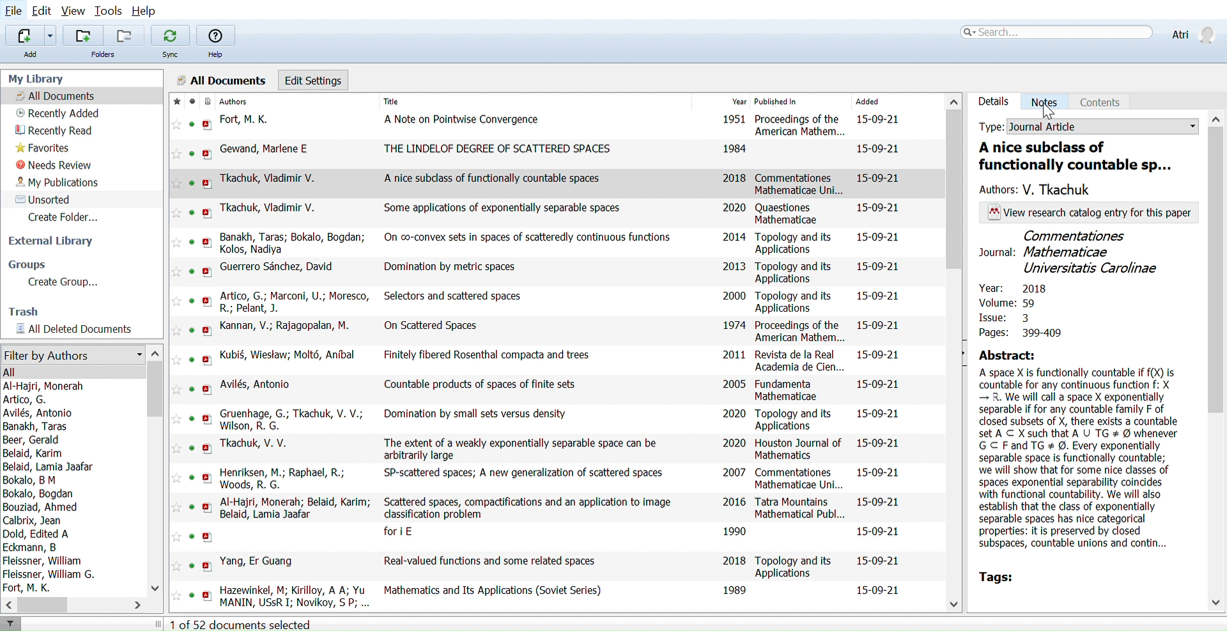  What do you see at coordinates (177, 154) in the screenshot?
I see `Add this reference to favorites` at bounding box center [177, 154].